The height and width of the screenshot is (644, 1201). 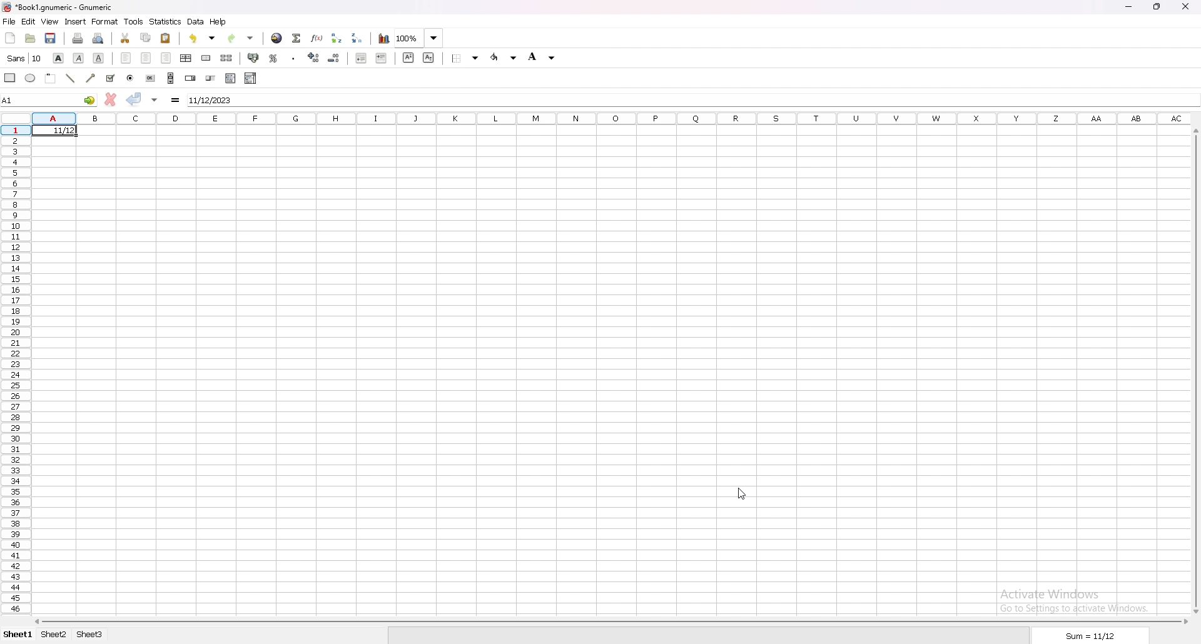 I want to click on file, so click(x=9, y=22).